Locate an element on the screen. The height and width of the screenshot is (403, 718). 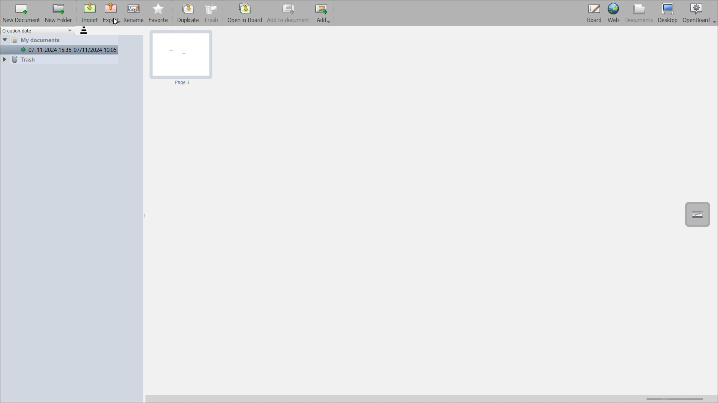
trash is located at coordinates (212, 13).